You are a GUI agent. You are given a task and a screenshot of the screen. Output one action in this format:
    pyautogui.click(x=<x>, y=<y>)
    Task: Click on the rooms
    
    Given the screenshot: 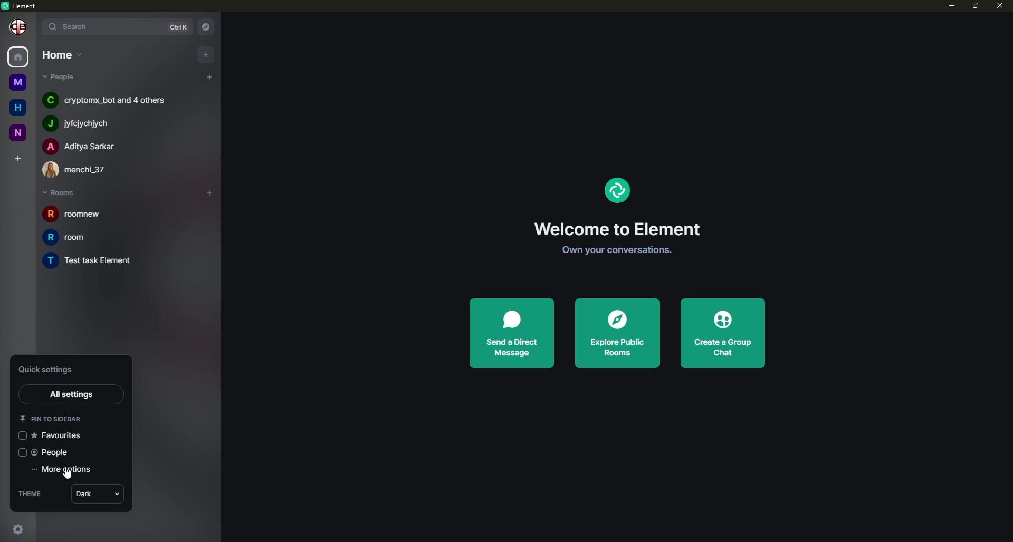 What is the action you would take?
    pyautogui.click(x=61, y=193)
    